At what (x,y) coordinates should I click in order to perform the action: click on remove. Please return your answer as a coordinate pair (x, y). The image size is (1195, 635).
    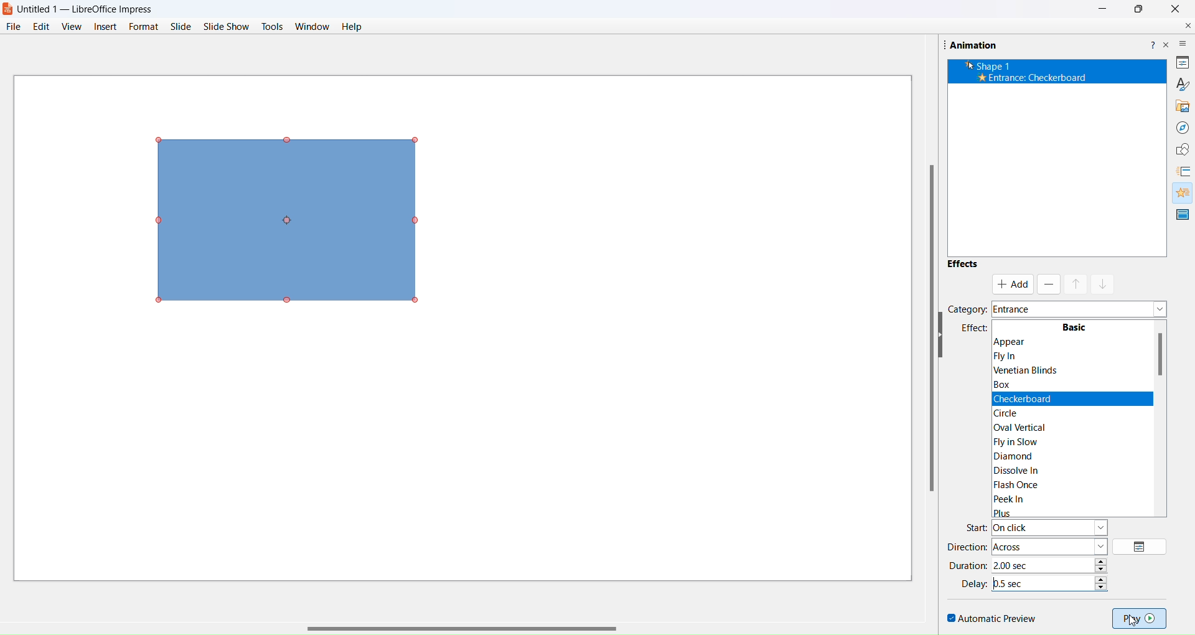
    Looking at the image, I should click on (1048, 285).